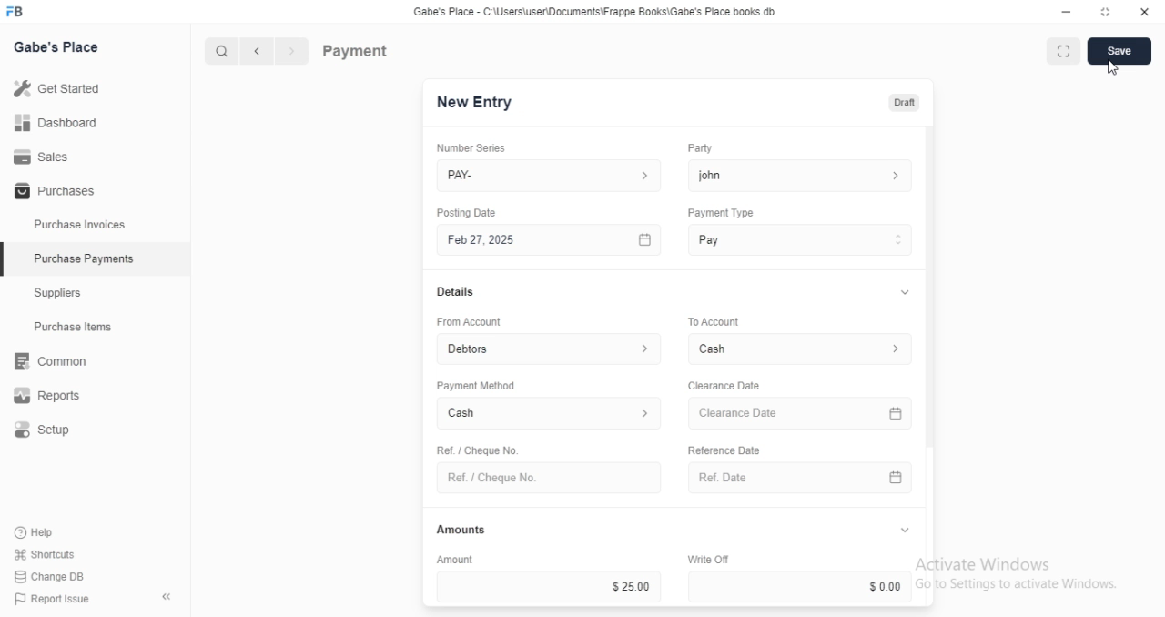  I want to click on Party, so click(698, 148).